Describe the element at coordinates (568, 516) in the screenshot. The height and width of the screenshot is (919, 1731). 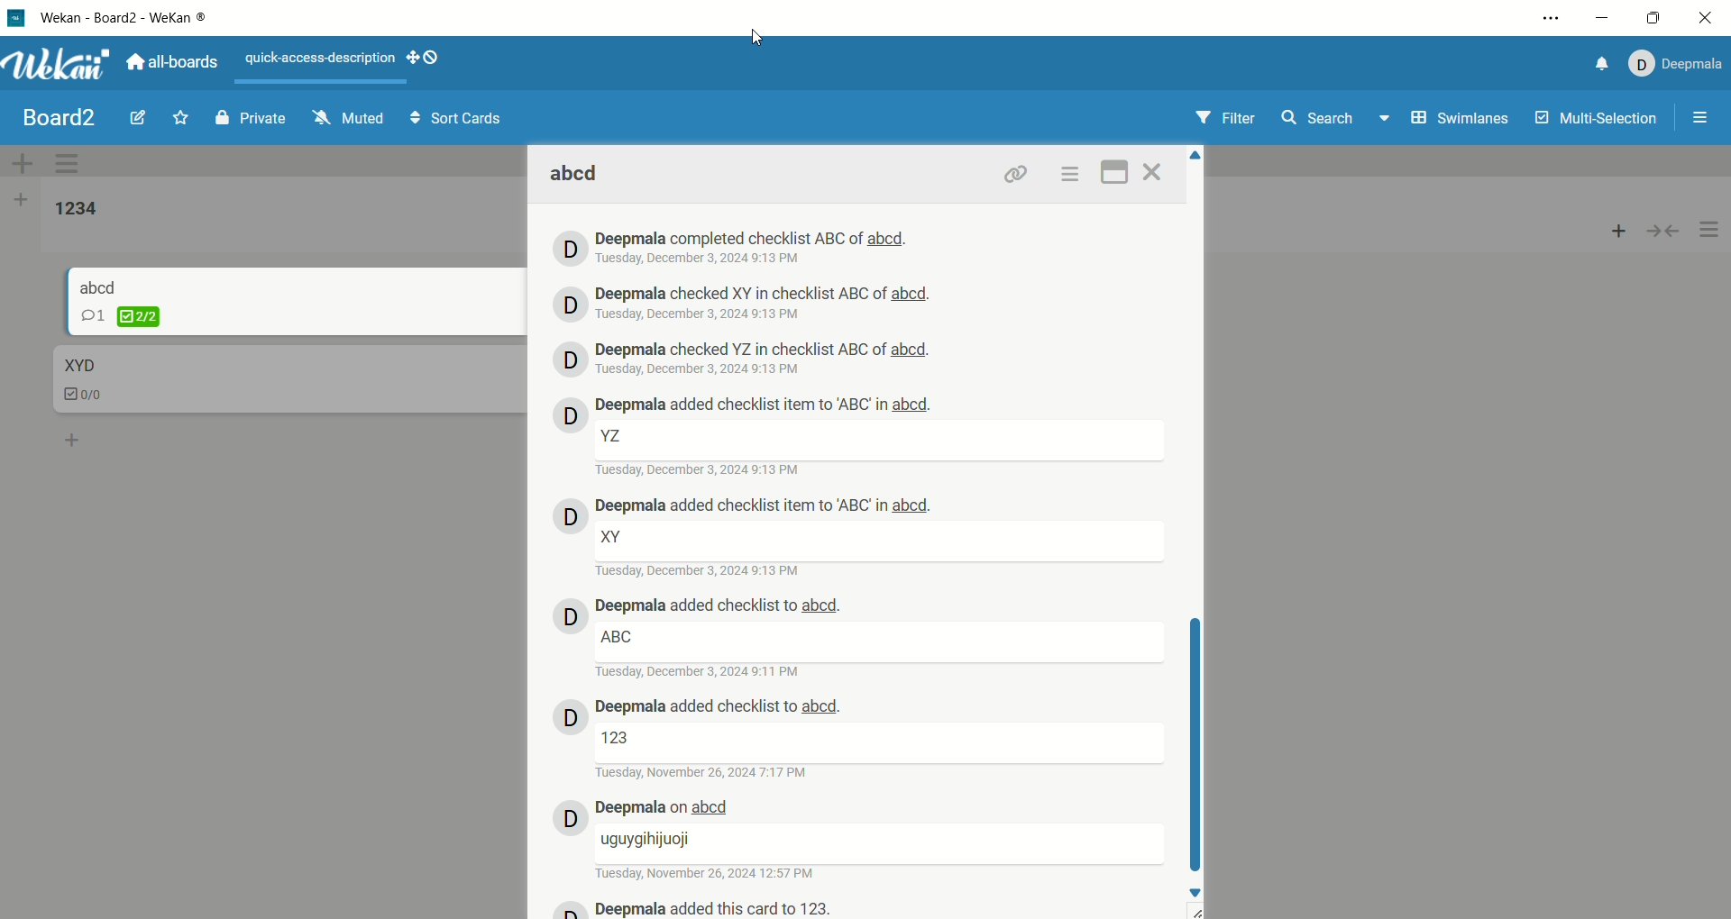
I see `avatar` at that location.